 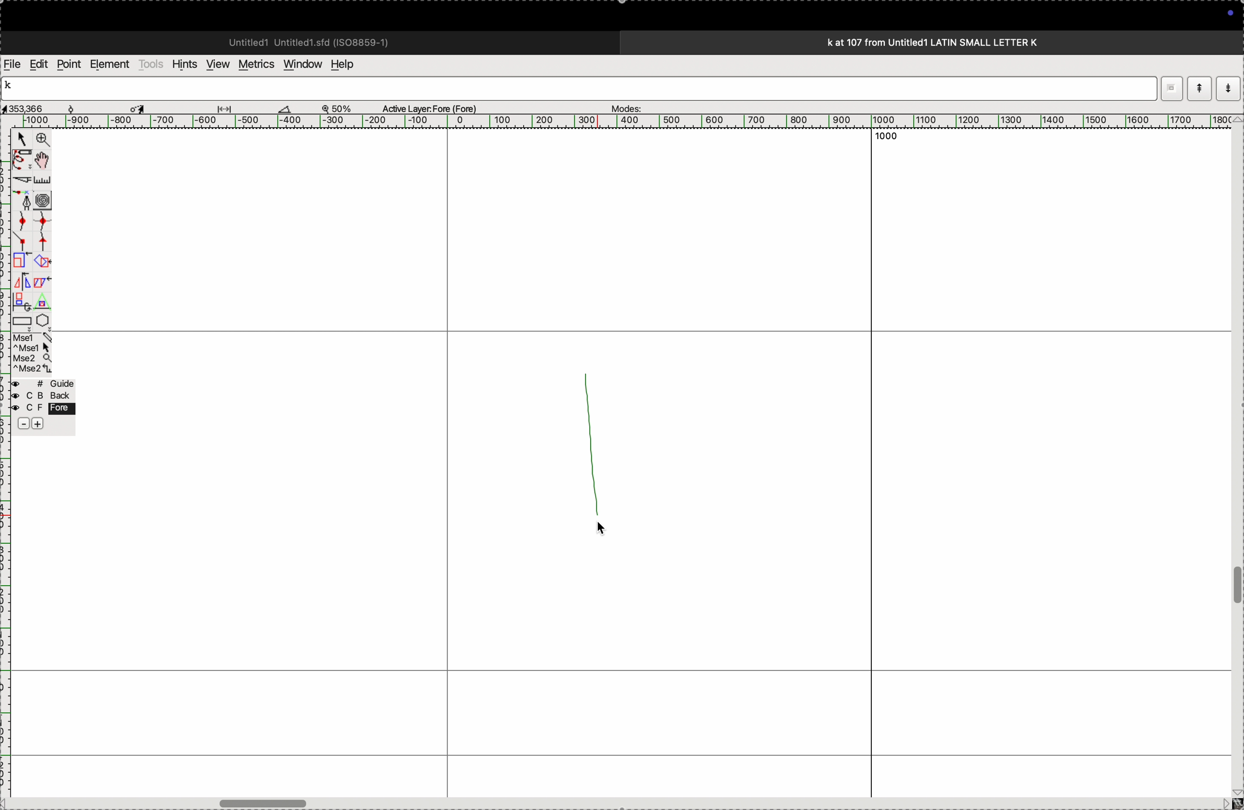 I want to click on view, so click(x=215, y=64).